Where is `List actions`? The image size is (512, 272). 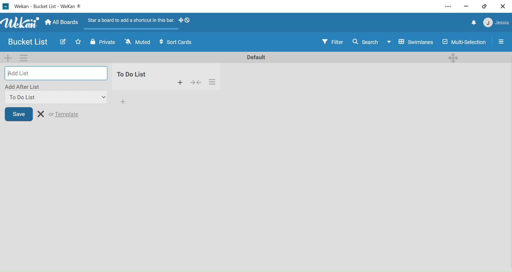 List actions is located at coordinates (212, 82).